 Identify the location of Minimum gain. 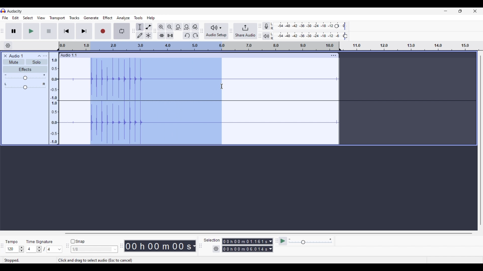
(5, 75).